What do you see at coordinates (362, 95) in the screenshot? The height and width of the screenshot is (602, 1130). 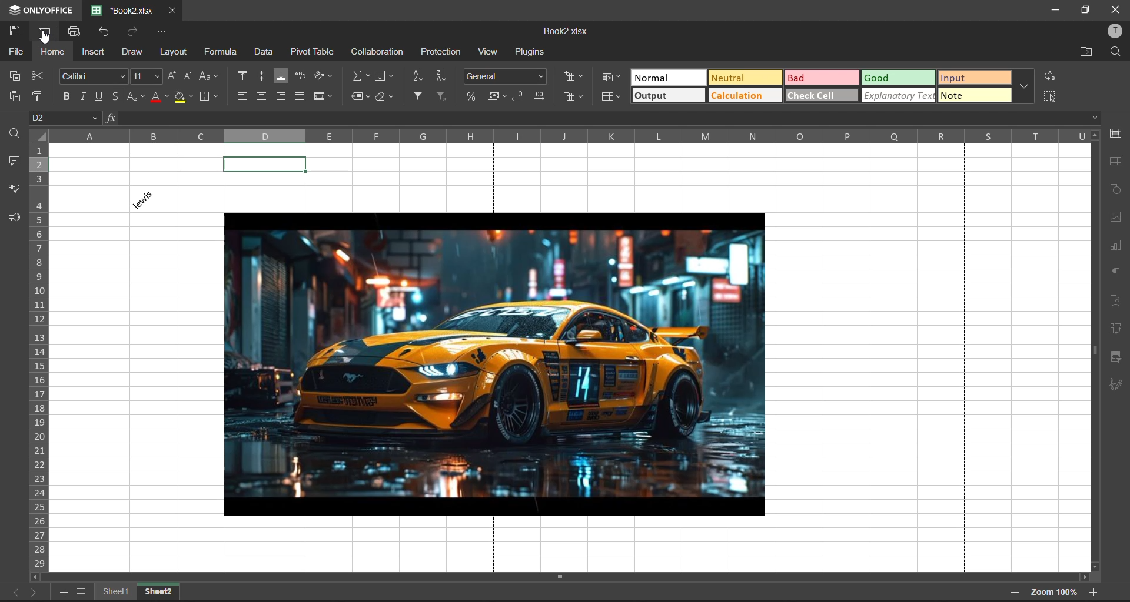 I see `named ranges` at bounding box center [362, 95].